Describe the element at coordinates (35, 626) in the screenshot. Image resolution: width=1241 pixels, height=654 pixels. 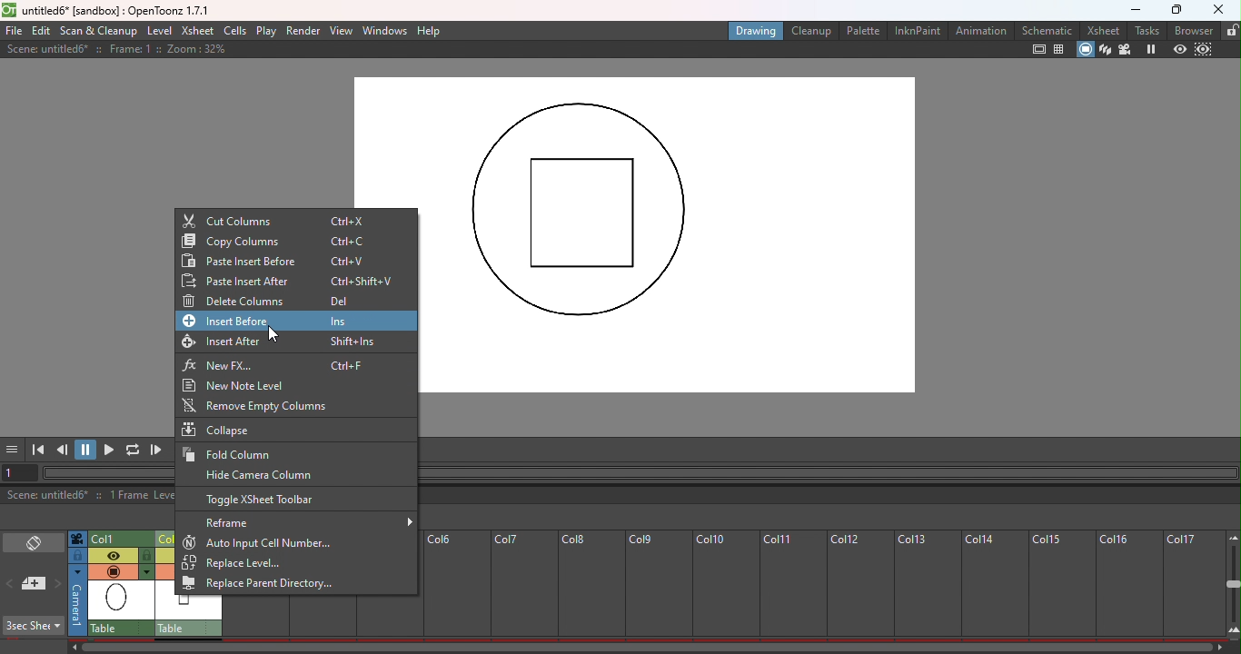
I see `3Sec sheet` at that location.